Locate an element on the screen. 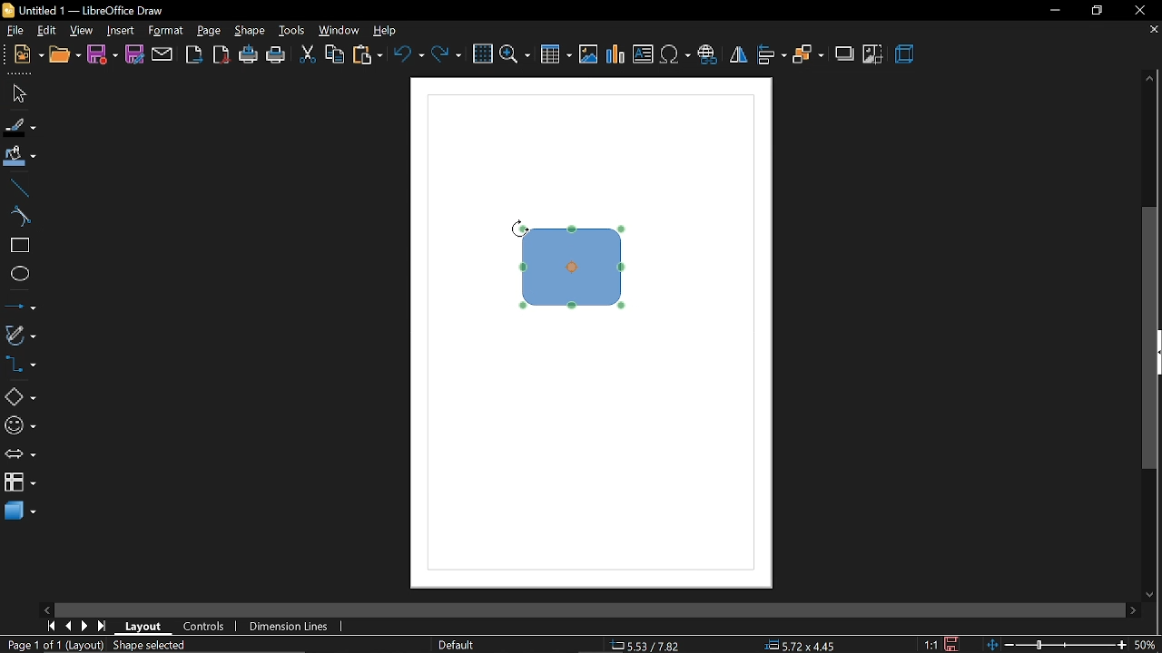 The image size is (1162, 653). align is located at coordinates (773, 56).